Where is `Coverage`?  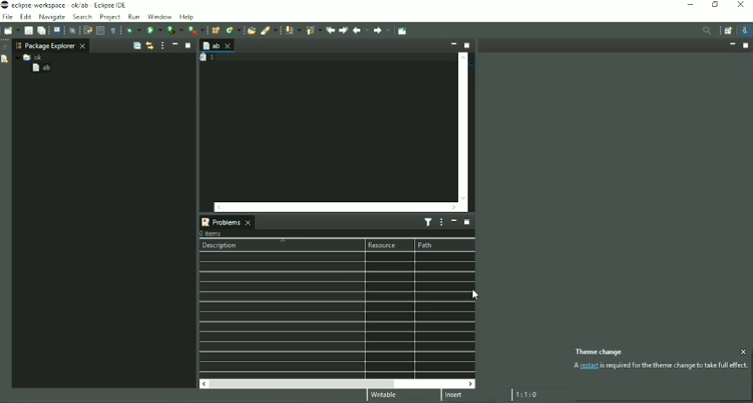 Coverage is located at coordinates (175, 30).